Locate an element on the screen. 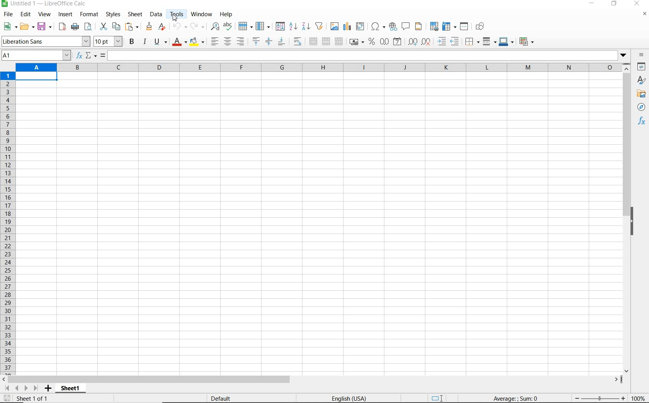  ZOOM FACTOR is located at coordinates (638, 398).